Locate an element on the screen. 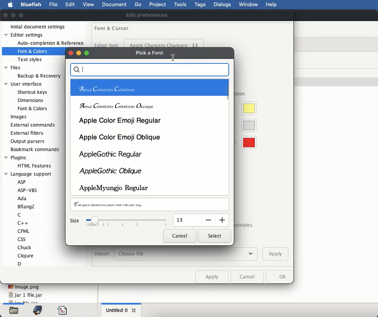 Image resolution: width=378 pixels, height=317 pixels. apple chancery chancery  is located at coordinates (165, 44).